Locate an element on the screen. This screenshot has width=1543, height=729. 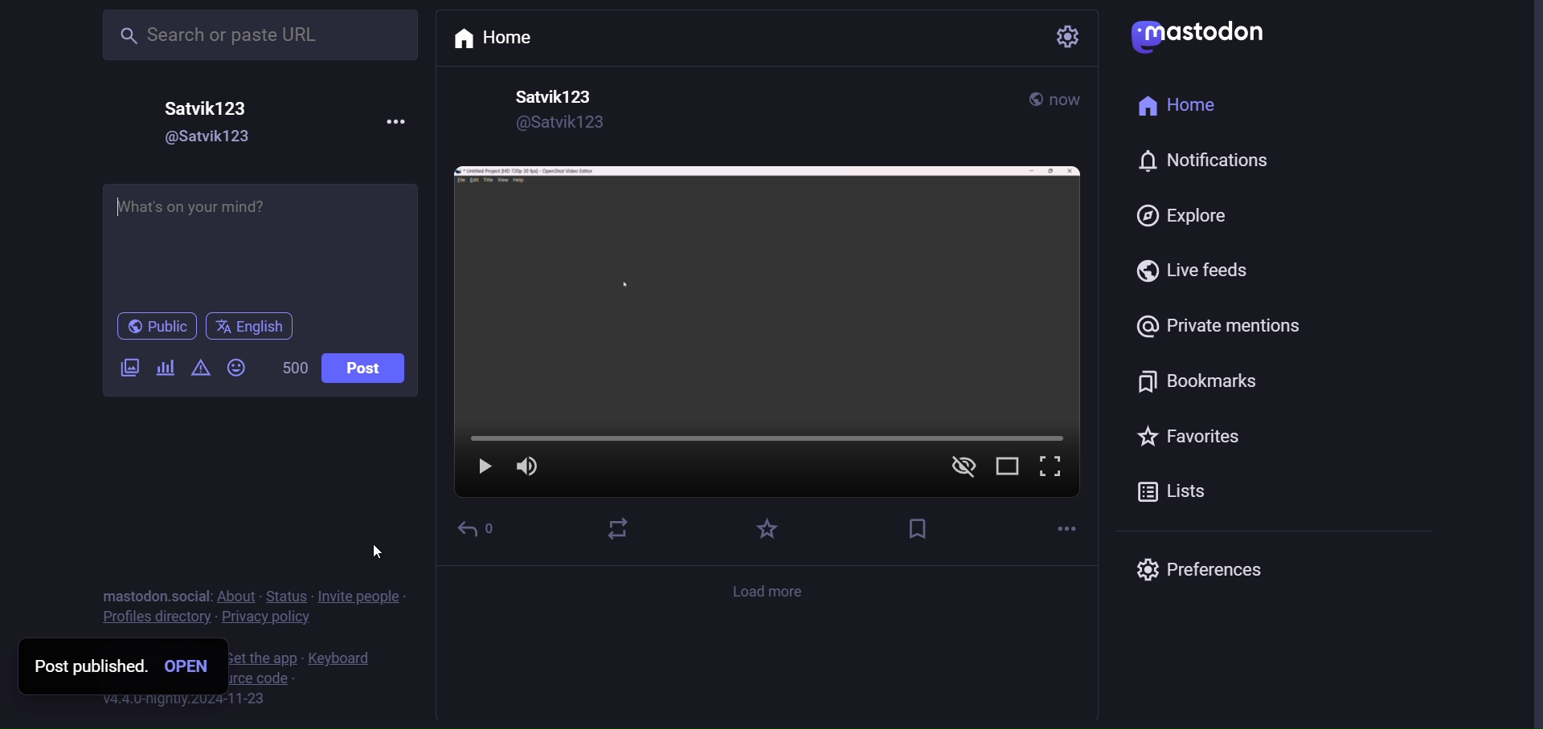
live feed is located at coordinates (1191, 271).